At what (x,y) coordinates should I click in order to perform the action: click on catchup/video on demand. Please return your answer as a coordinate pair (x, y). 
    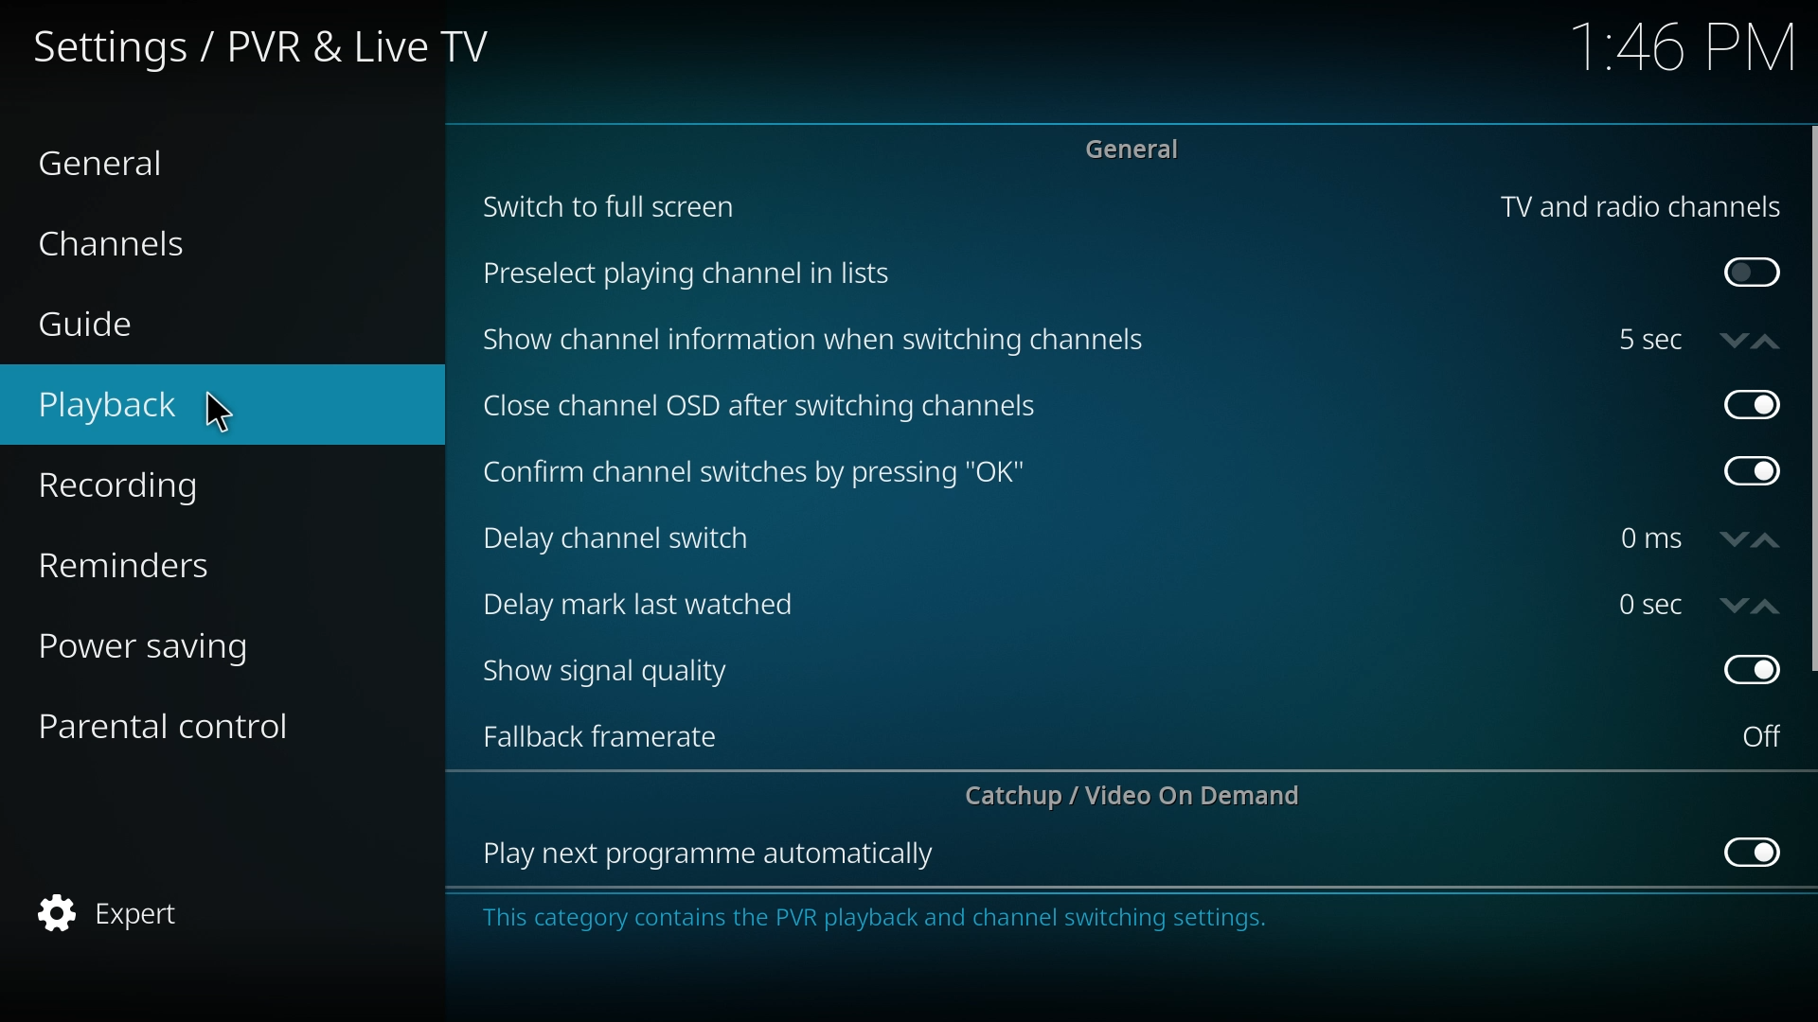
    Looking at the image, I should click on (1143, 795).